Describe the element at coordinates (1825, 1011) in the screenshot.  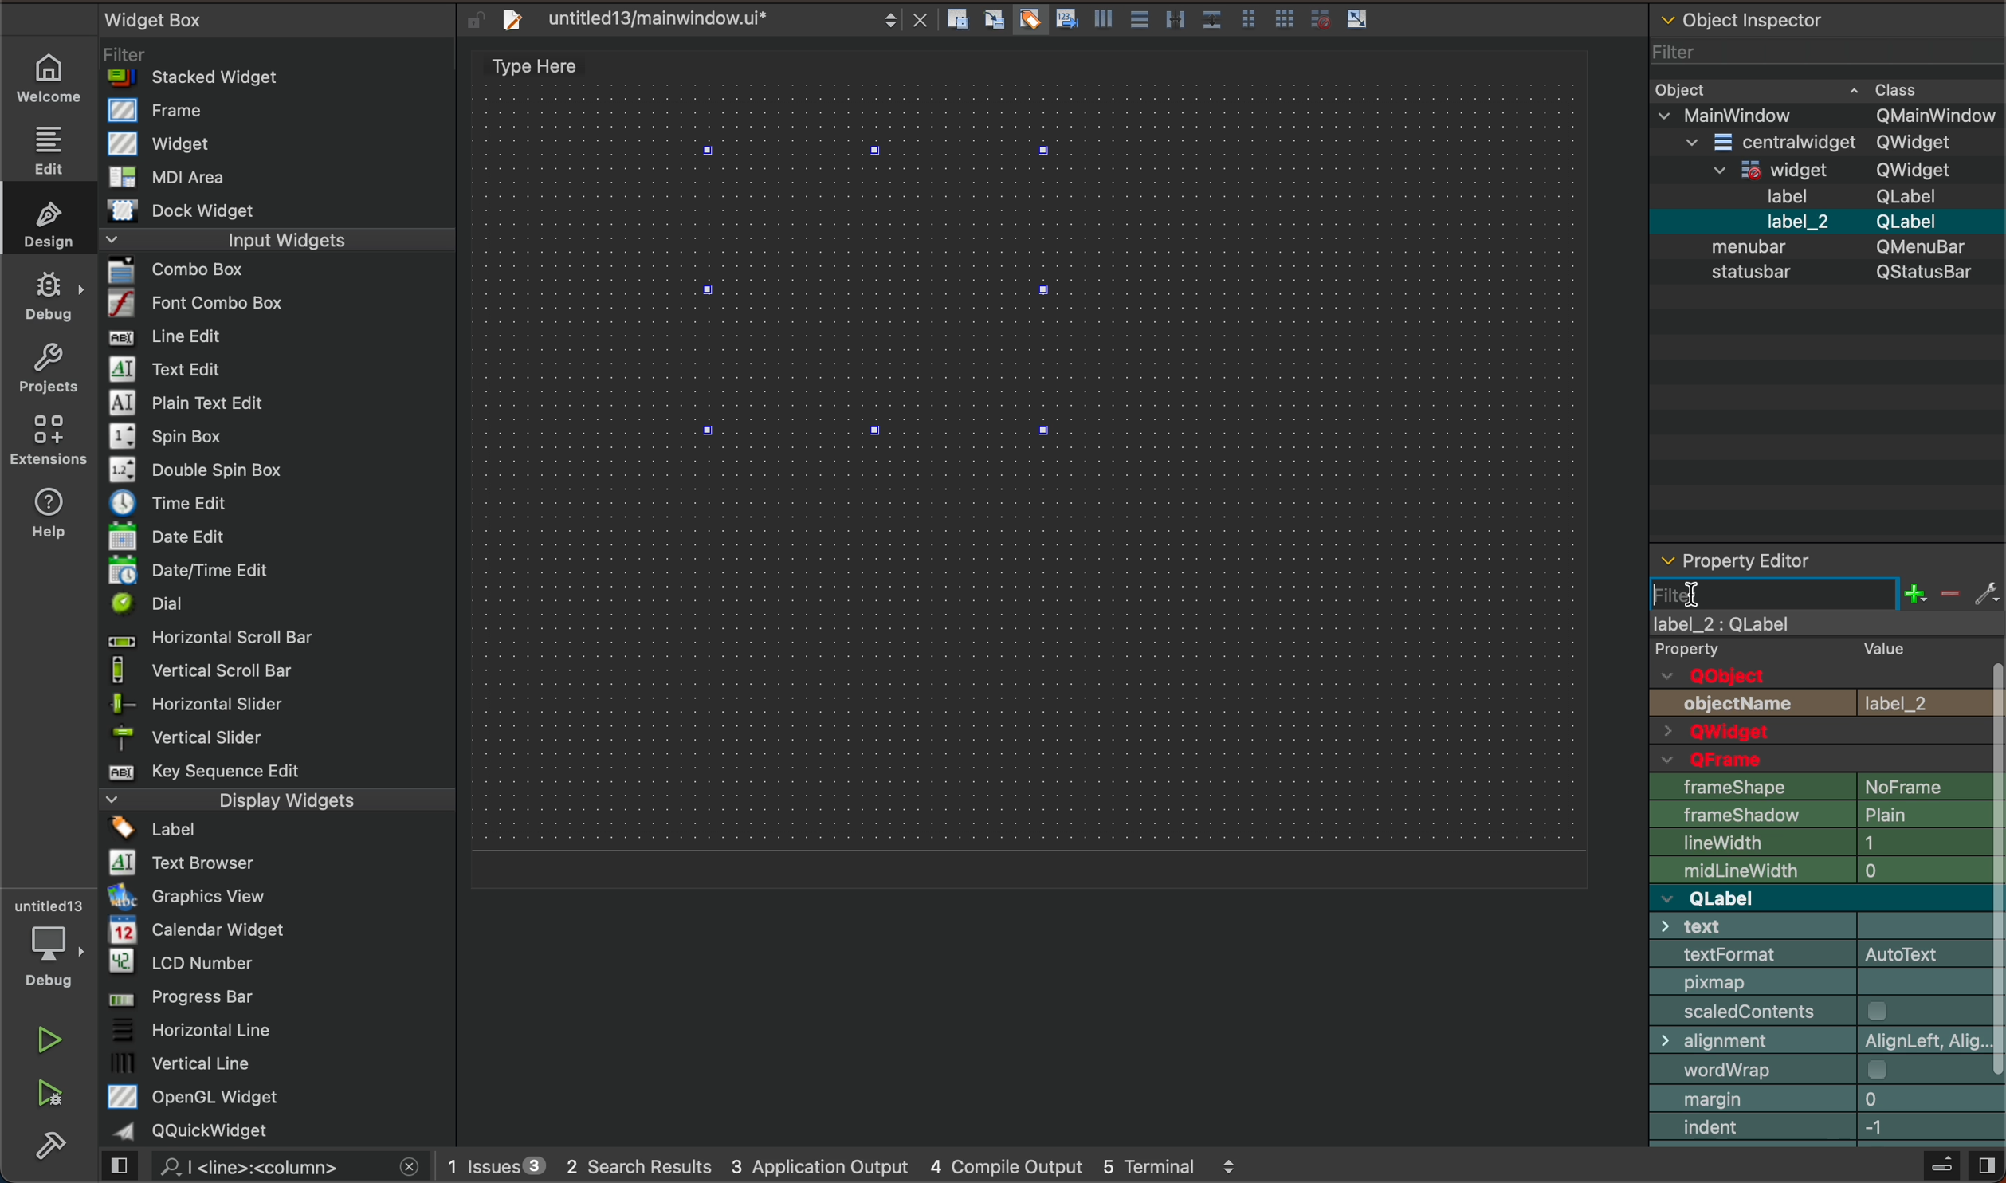
I see `` at that location.